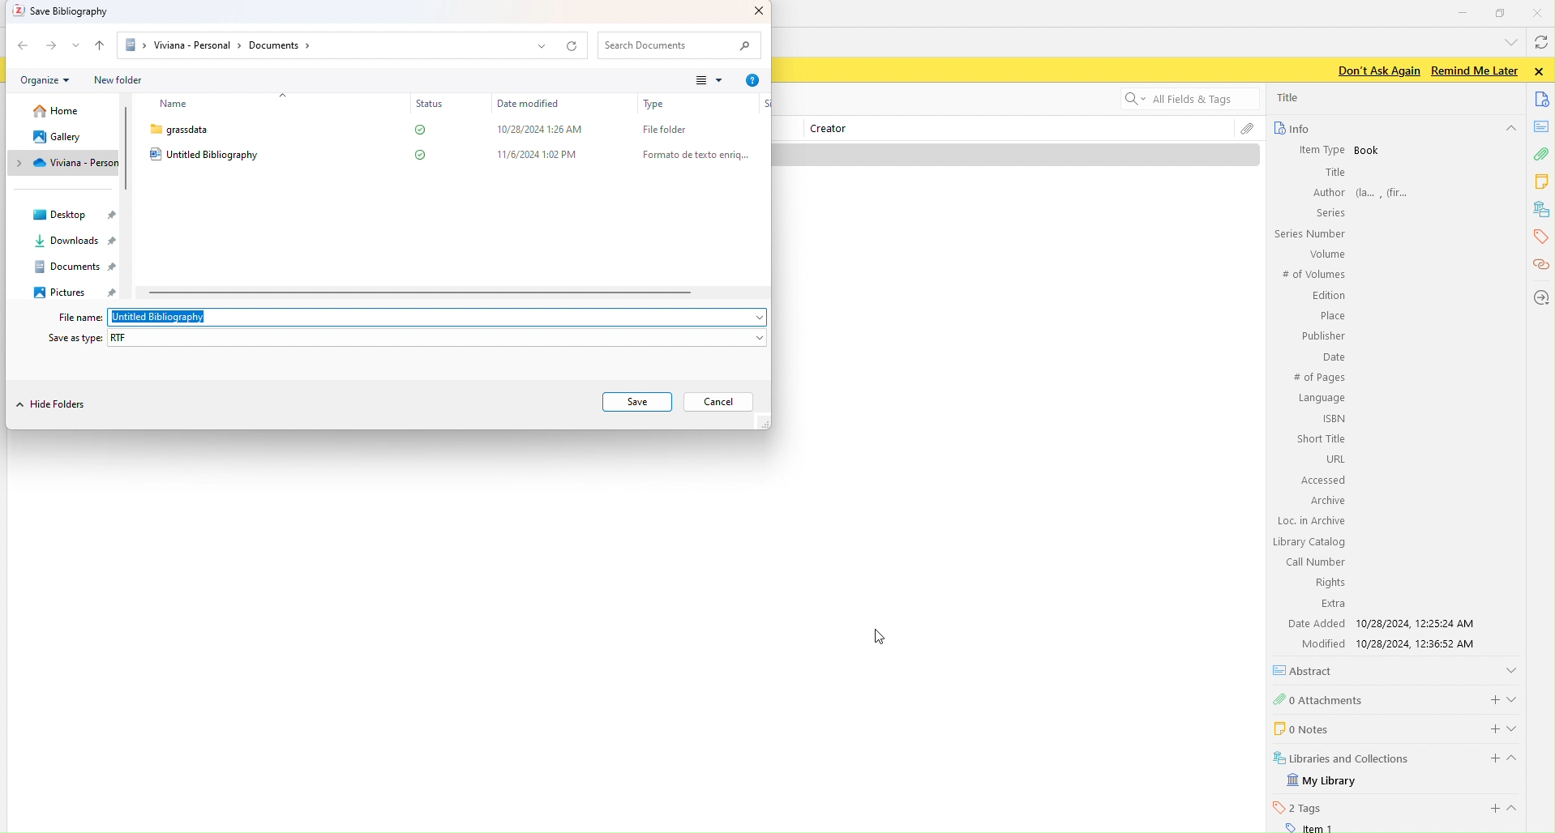  I want to click on Date modified, so click(527, 104).